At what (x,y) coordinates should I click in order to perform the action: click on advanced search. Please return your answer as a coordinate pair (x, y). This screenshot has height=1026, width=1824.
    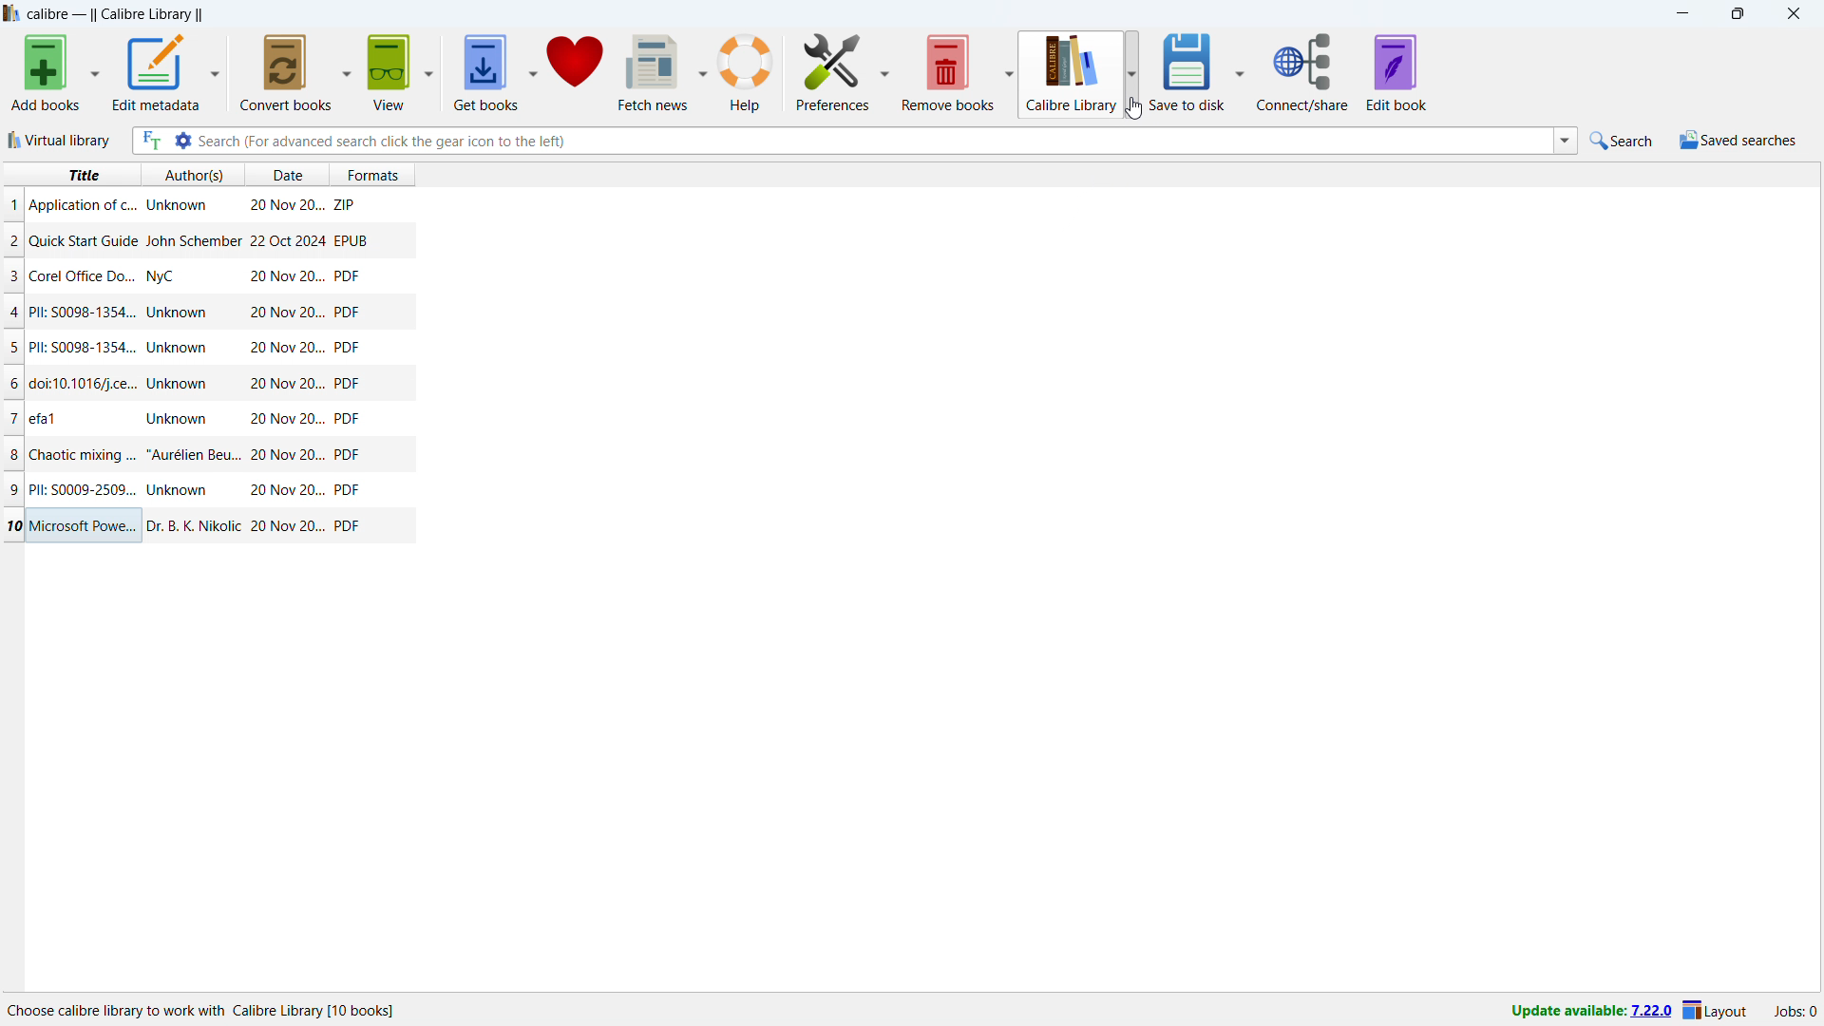
    Looking at the image, I should click on (181, 141).